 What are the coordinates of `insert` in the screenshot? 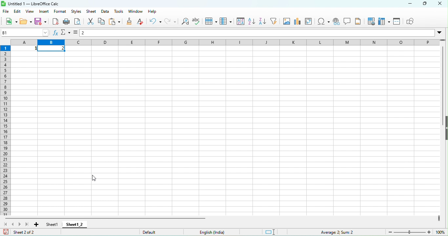 It's located at (44, 11).